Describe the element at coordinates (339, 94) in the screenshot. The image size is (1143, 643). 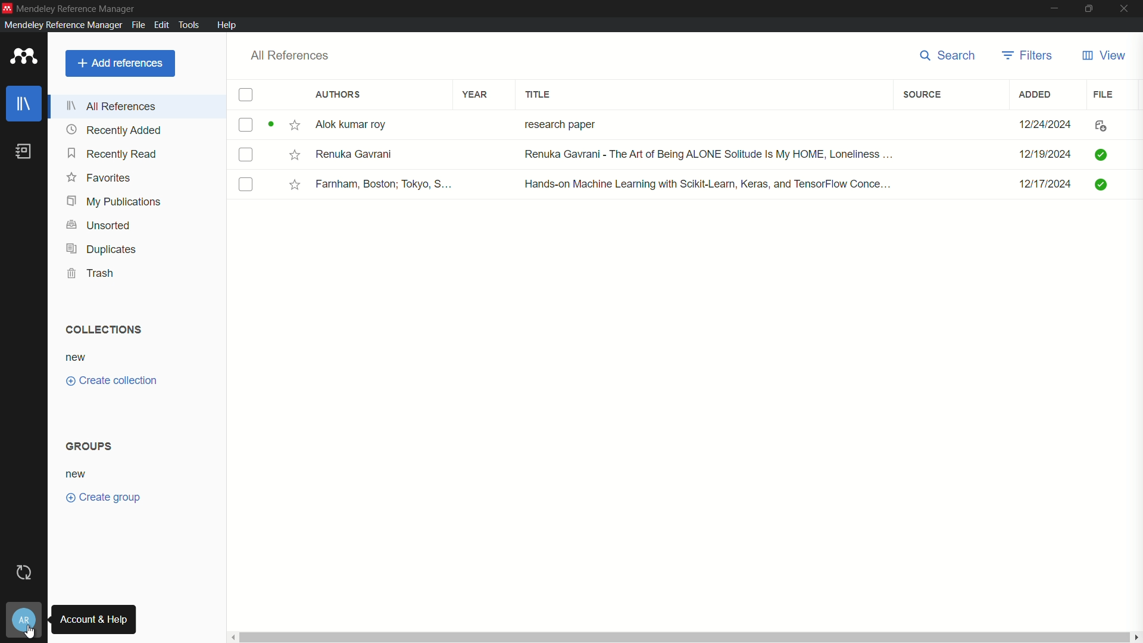
I see `authors` at that location.